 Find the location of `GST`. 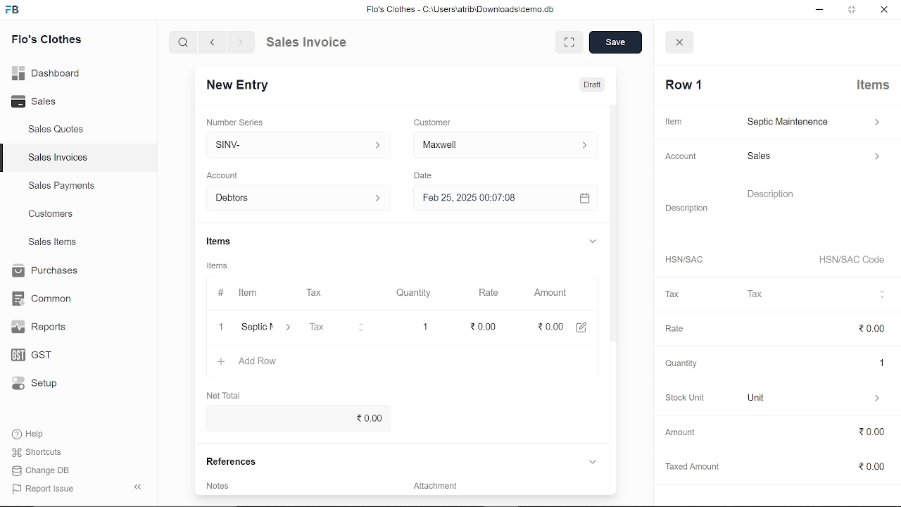

GST is located at coordinates (39, 353).